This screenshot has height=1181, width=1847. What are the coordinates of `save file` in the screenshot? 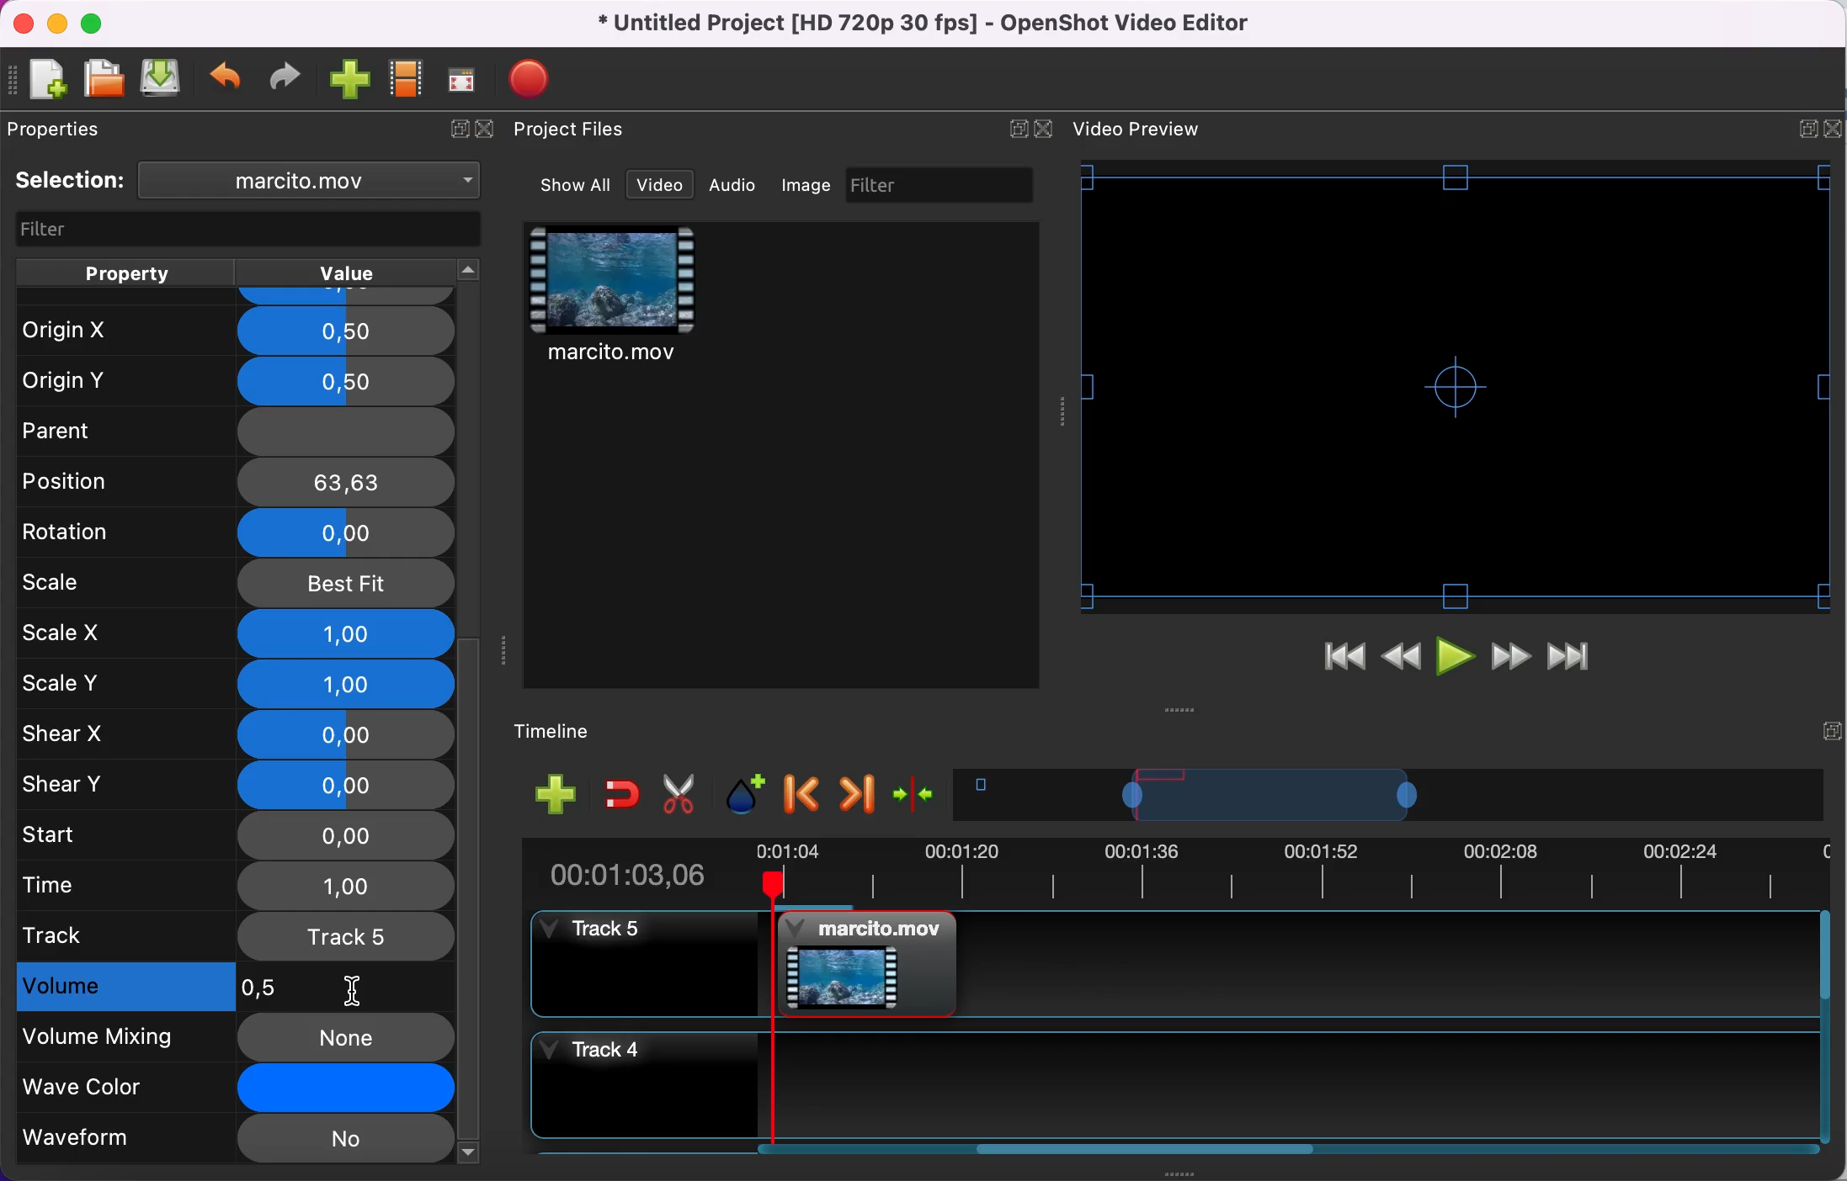 It's located at (162, 77).